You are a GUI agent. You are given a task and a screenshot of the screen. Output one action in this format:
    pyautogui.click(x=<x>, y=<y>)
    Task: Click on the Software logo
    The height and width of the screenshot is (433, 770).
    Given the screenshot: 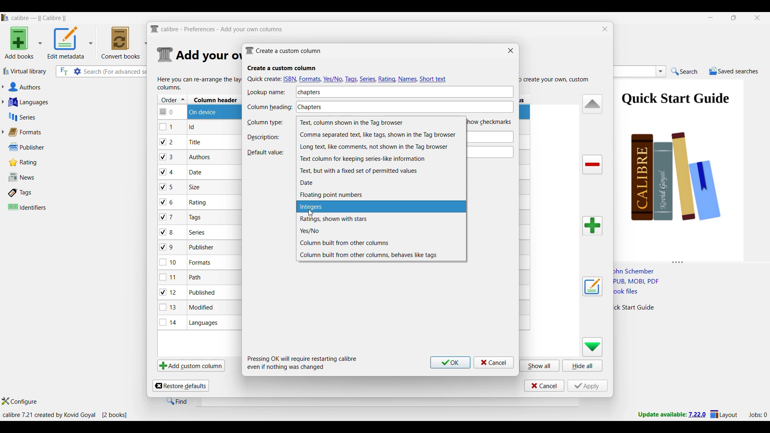 What is the action you would take?
    pyautogui.click(x=5, y=18)
    